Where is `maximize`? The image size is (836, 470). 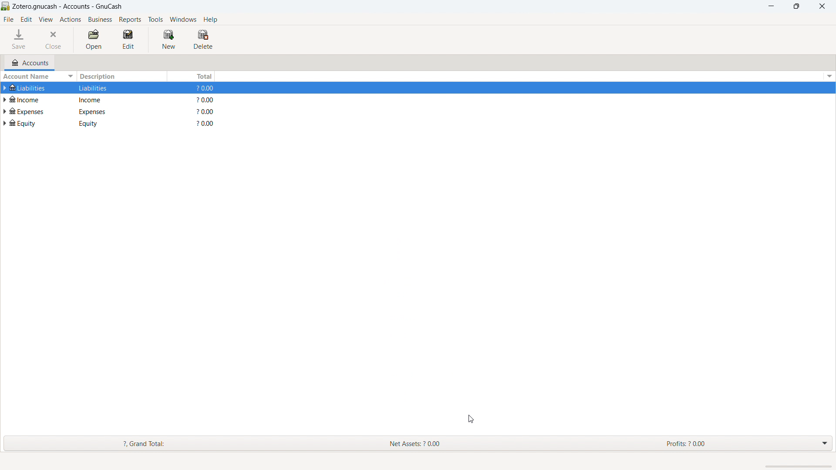 maximize is located at coordinates (796, 6).